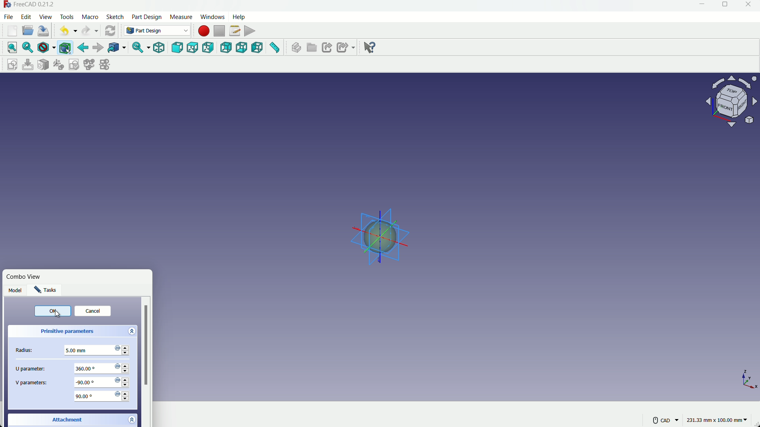 The image size is (760, 427). I want to click on front view, so click(178, 48).